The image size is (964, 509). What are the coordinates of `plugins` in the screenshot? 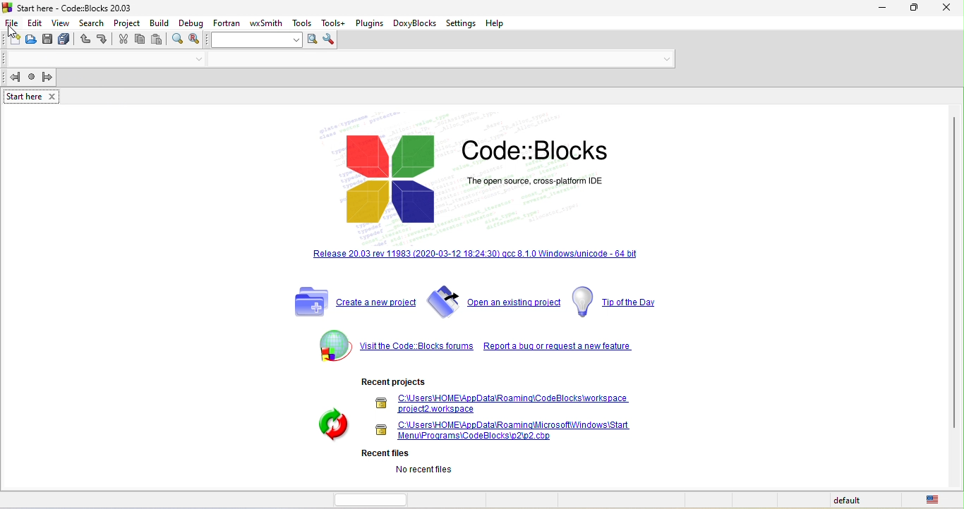 It's located at (369, 22).